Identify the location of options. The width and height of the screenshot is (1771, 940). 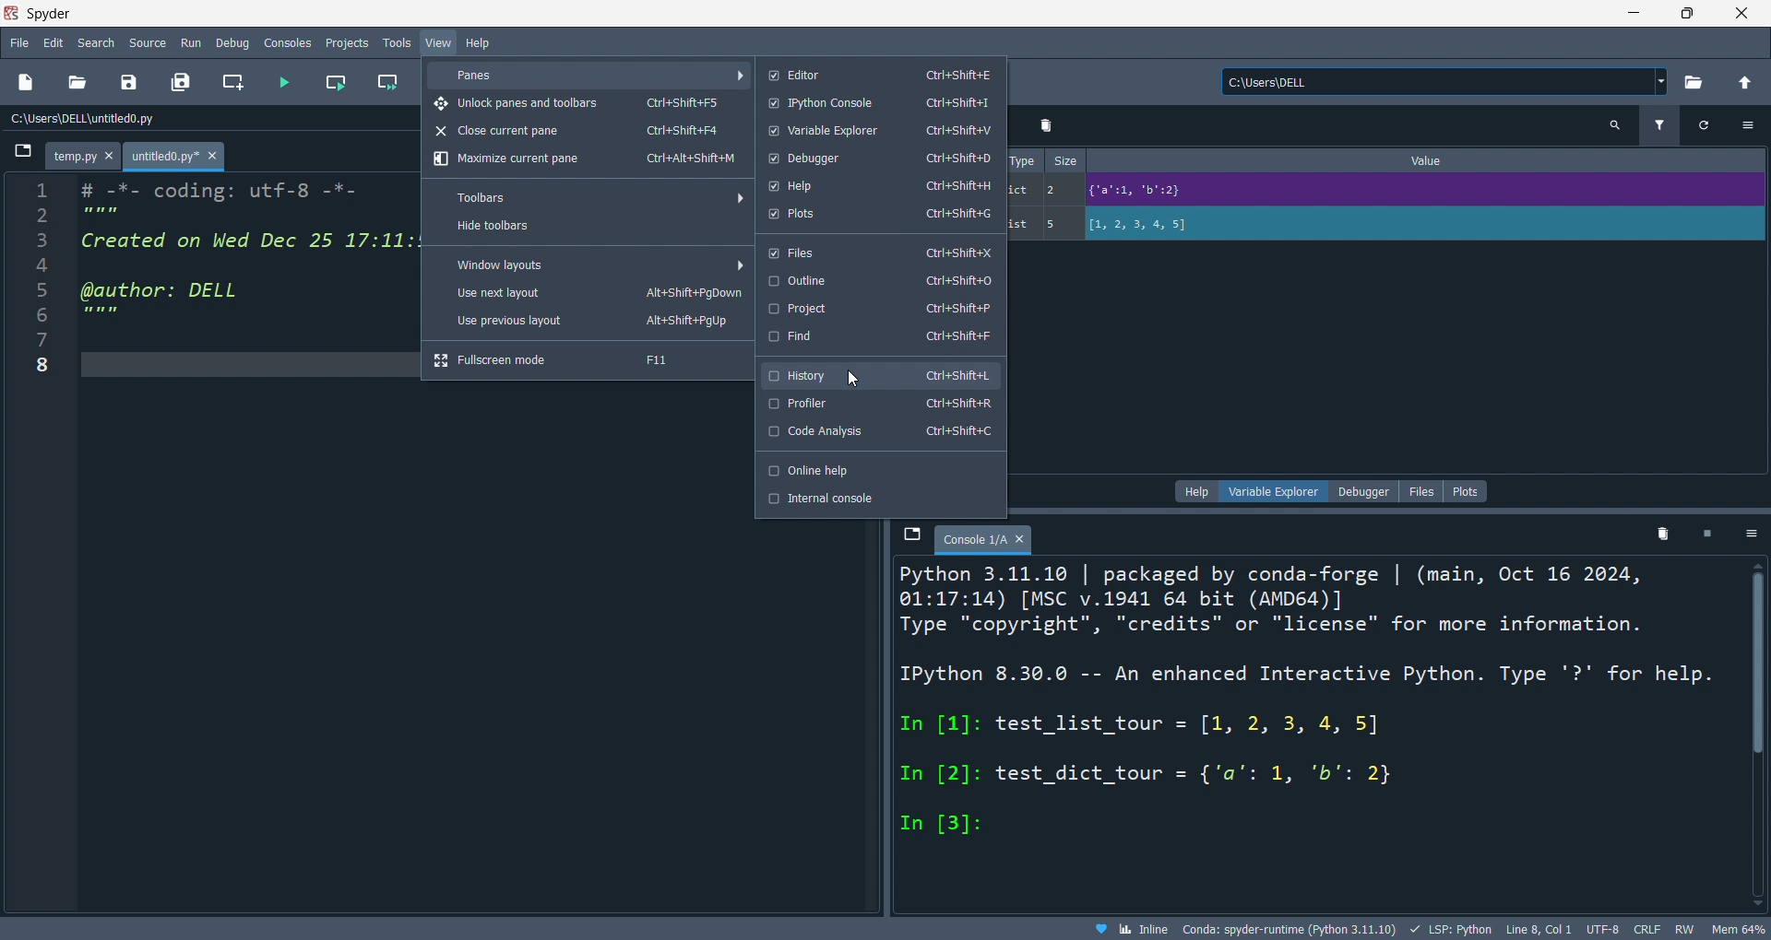
(1748, 124).